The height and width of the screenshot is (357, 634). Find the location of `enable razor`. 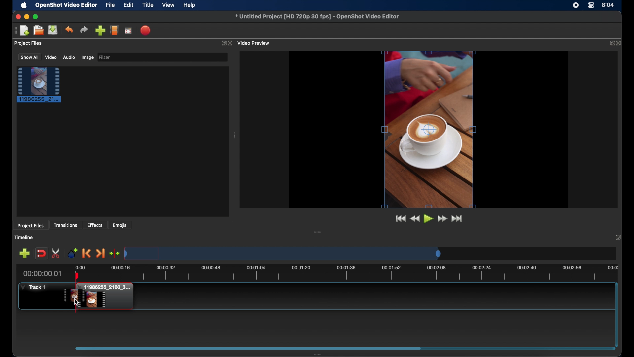

enable razor is located at coordinates (56, 253).